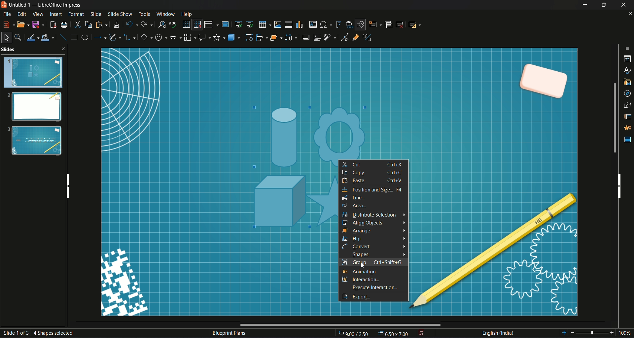 Image resolution: width=634 pixels, height=338 pixels. What do you see at coordinates (366, 296) in the screenshot?
I see `export` at bounding box center [366, 296].